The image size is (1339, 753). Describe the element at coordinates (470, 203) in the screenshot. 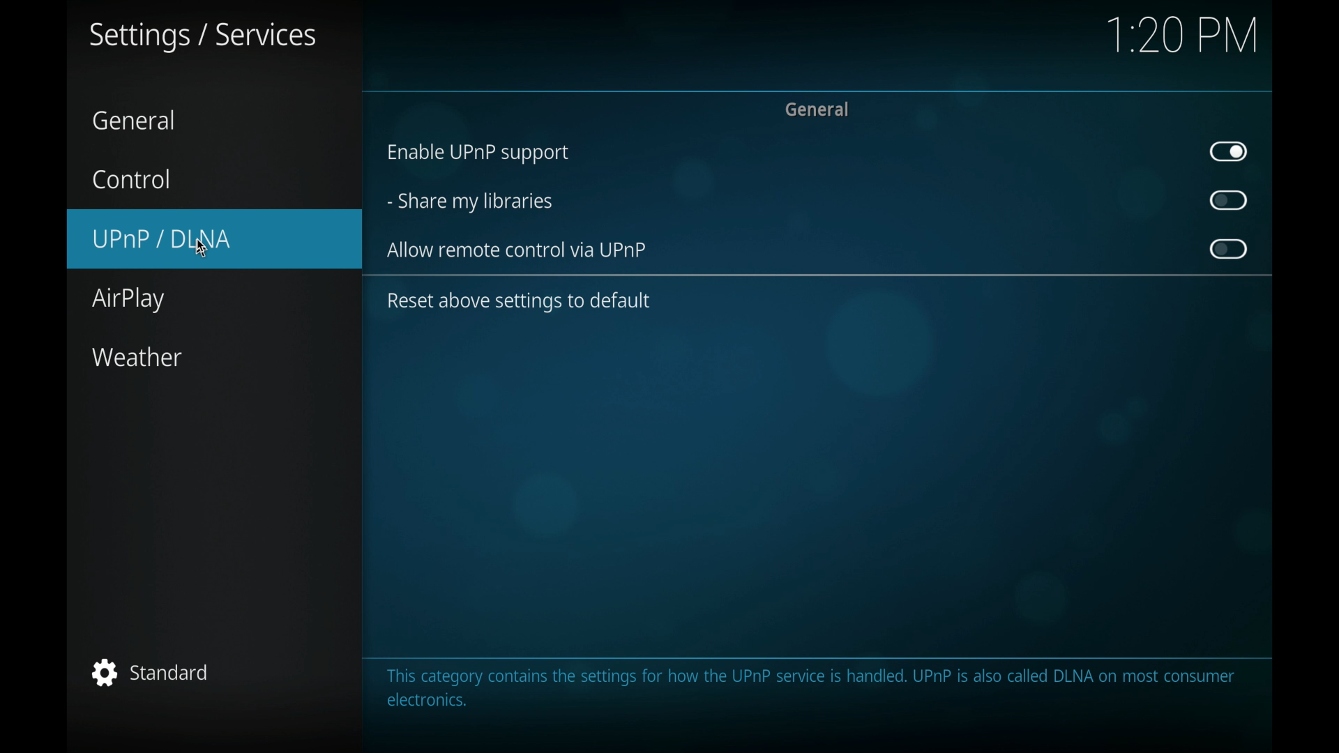

I see `share my libraries` at that location.